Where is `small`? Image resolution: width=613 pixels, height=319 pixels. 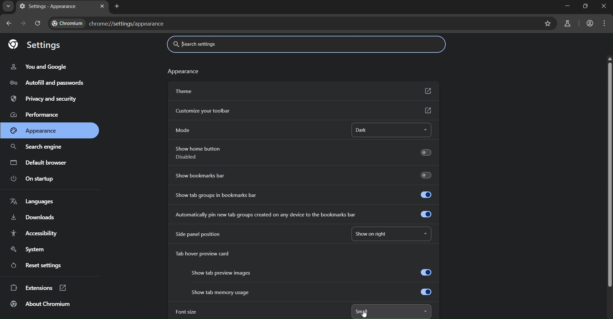 small is located at coordinates (369, 312).